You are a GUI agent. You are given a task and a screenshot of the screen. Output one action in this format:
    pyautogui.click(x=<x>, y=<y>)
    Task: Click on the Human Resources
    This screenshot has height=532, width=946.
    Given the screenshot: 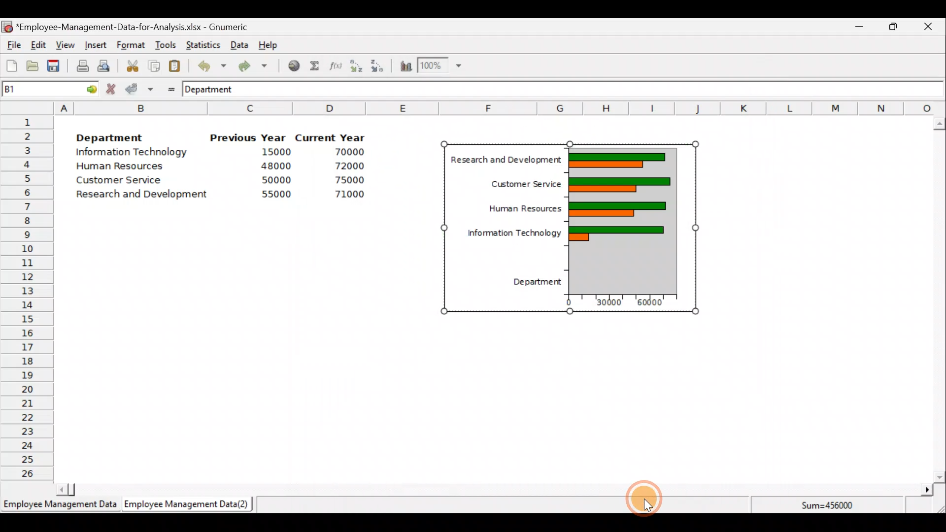 What is the action you would take?
    pyautogui.click(x=526, y=209)
    